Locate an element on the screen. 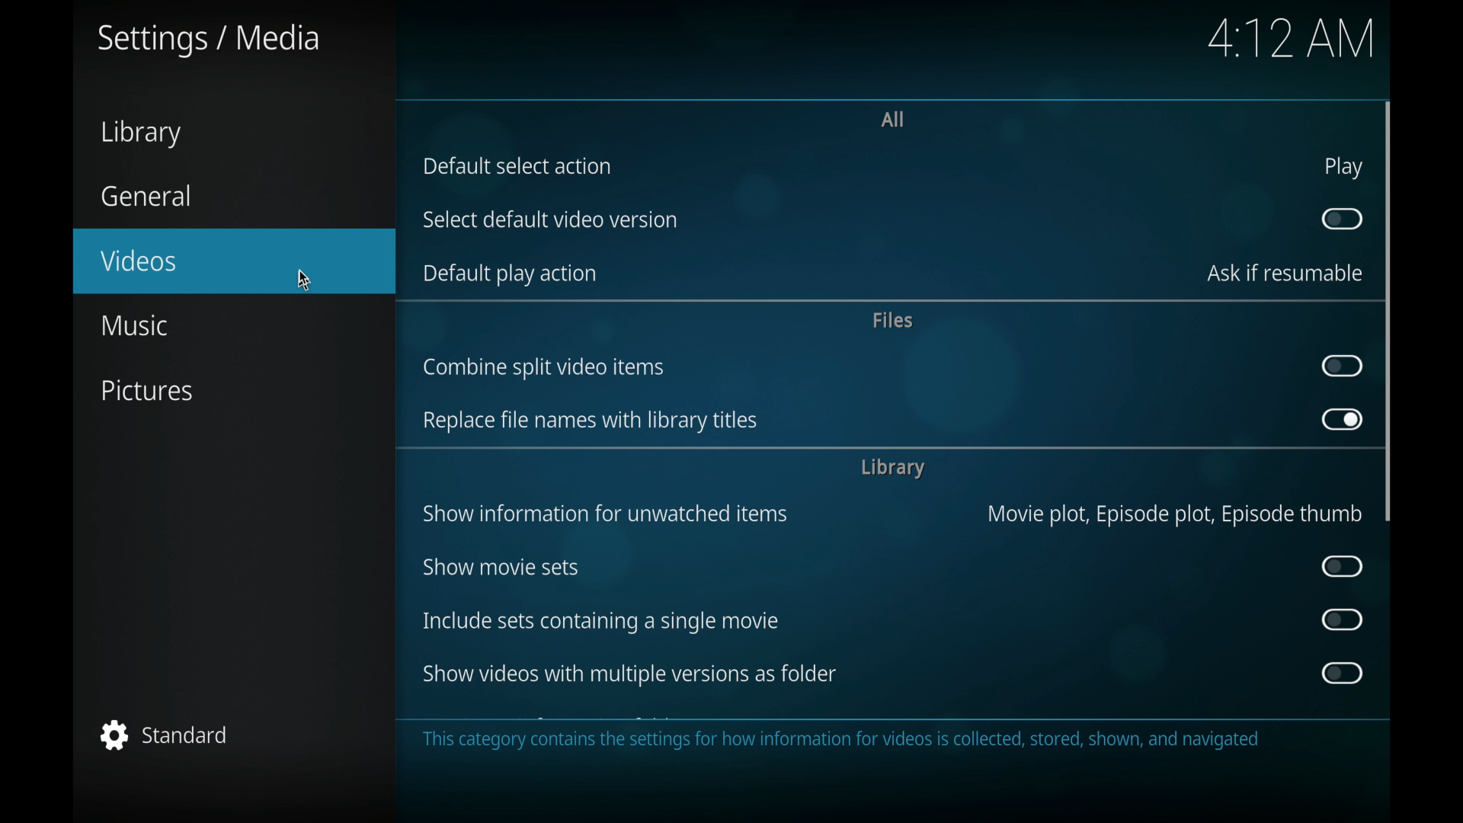 Image resolution: width=1463 pixels, height=823 pixels. This category contains the settings for how information for videos is collected, stored, shown, and navigated is located at coordinates (871, 744).